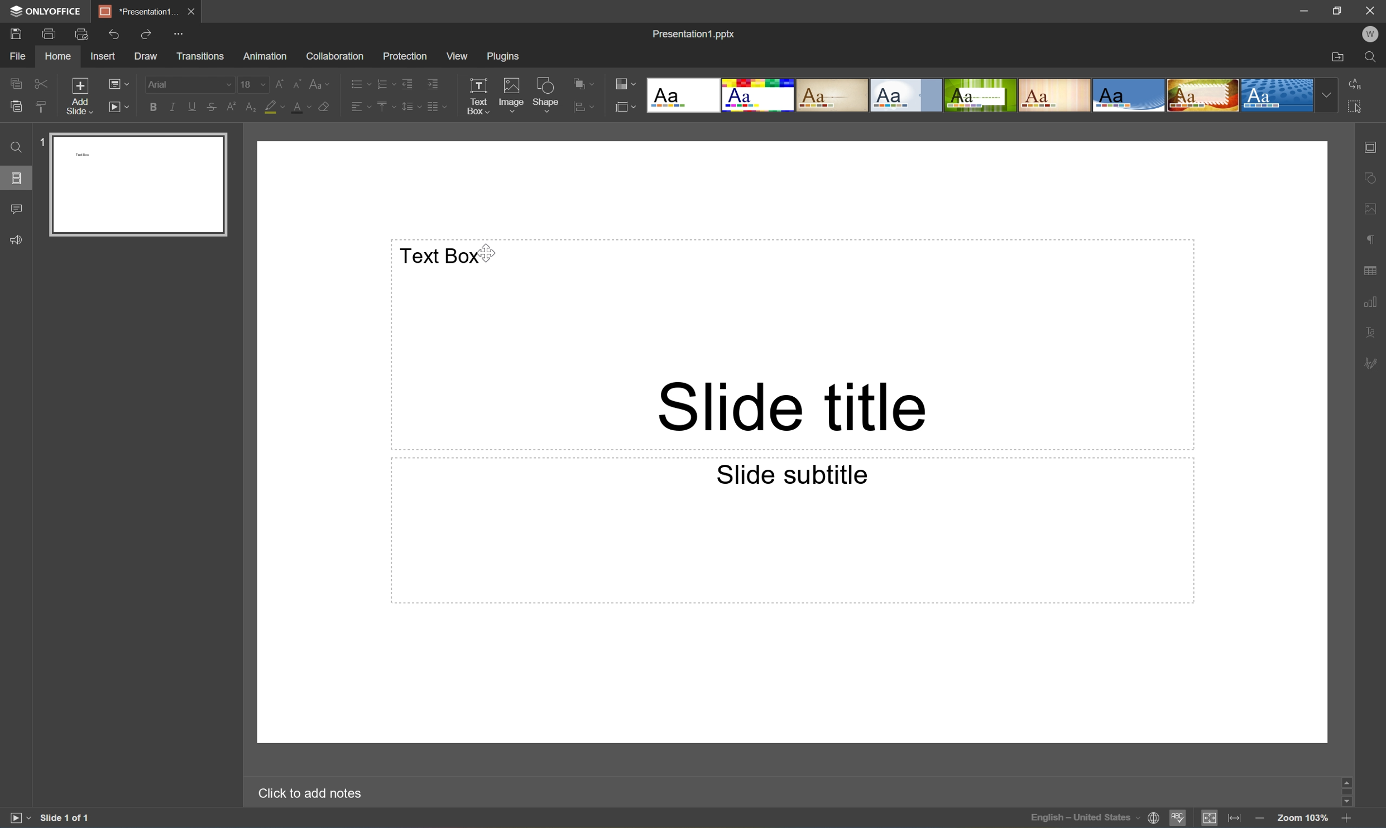 The image size is (1386, 828). What do you see at coordinates (17, 208) in the screenshot?
I see `Comments` at bounding box center [17, 208].